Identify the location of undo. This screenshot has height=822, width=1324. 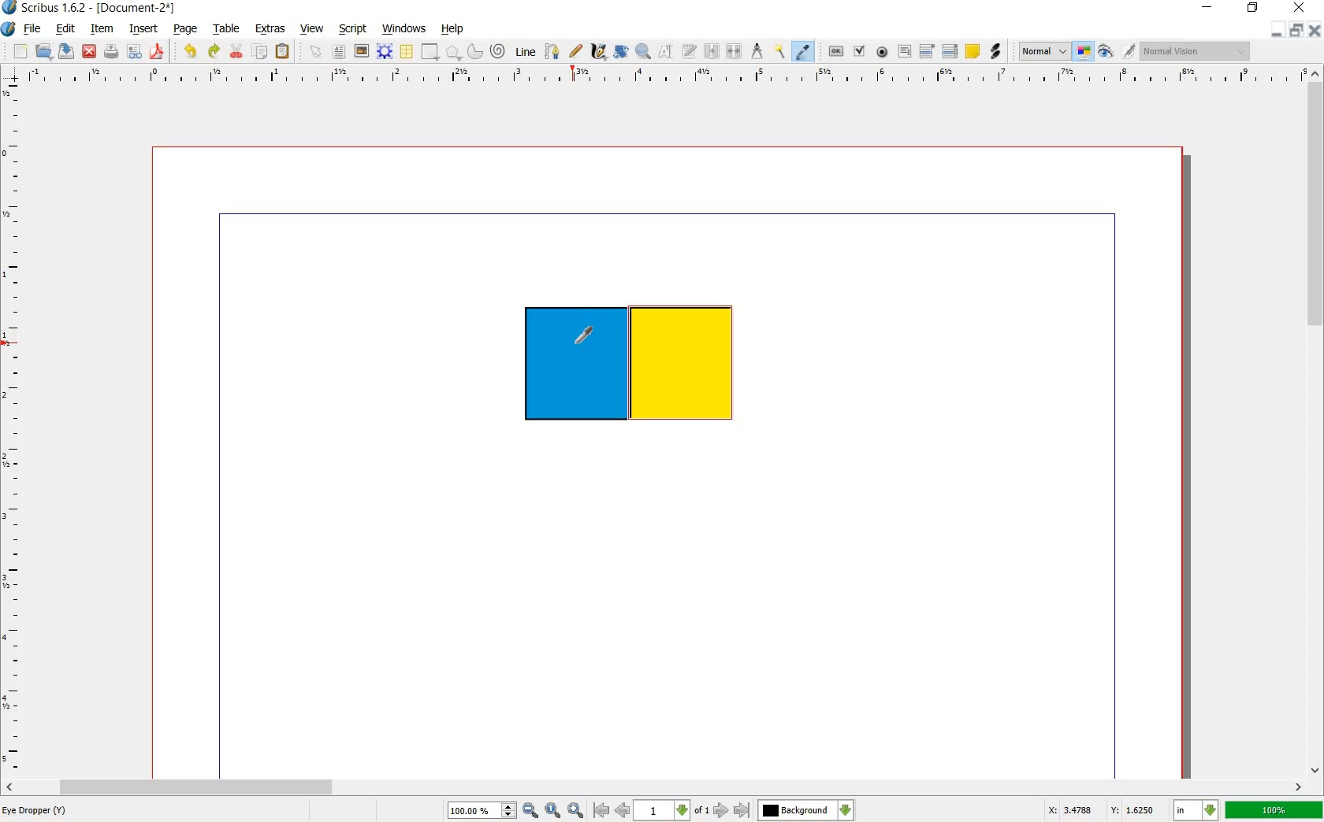
(190, 53).